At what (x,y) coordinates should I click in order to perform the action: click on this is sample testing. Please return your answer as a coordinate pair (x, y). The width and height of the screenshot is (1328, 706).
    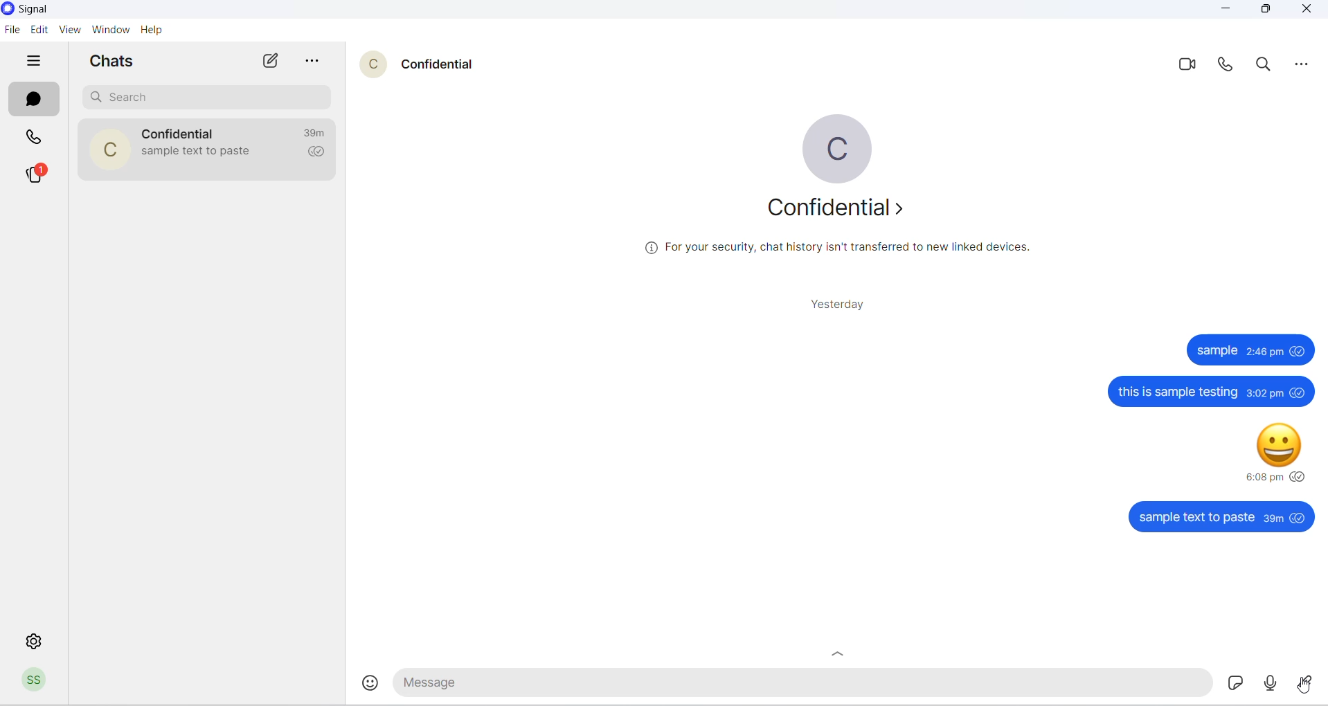
    Looking at the image, I should click on (1178, 392).